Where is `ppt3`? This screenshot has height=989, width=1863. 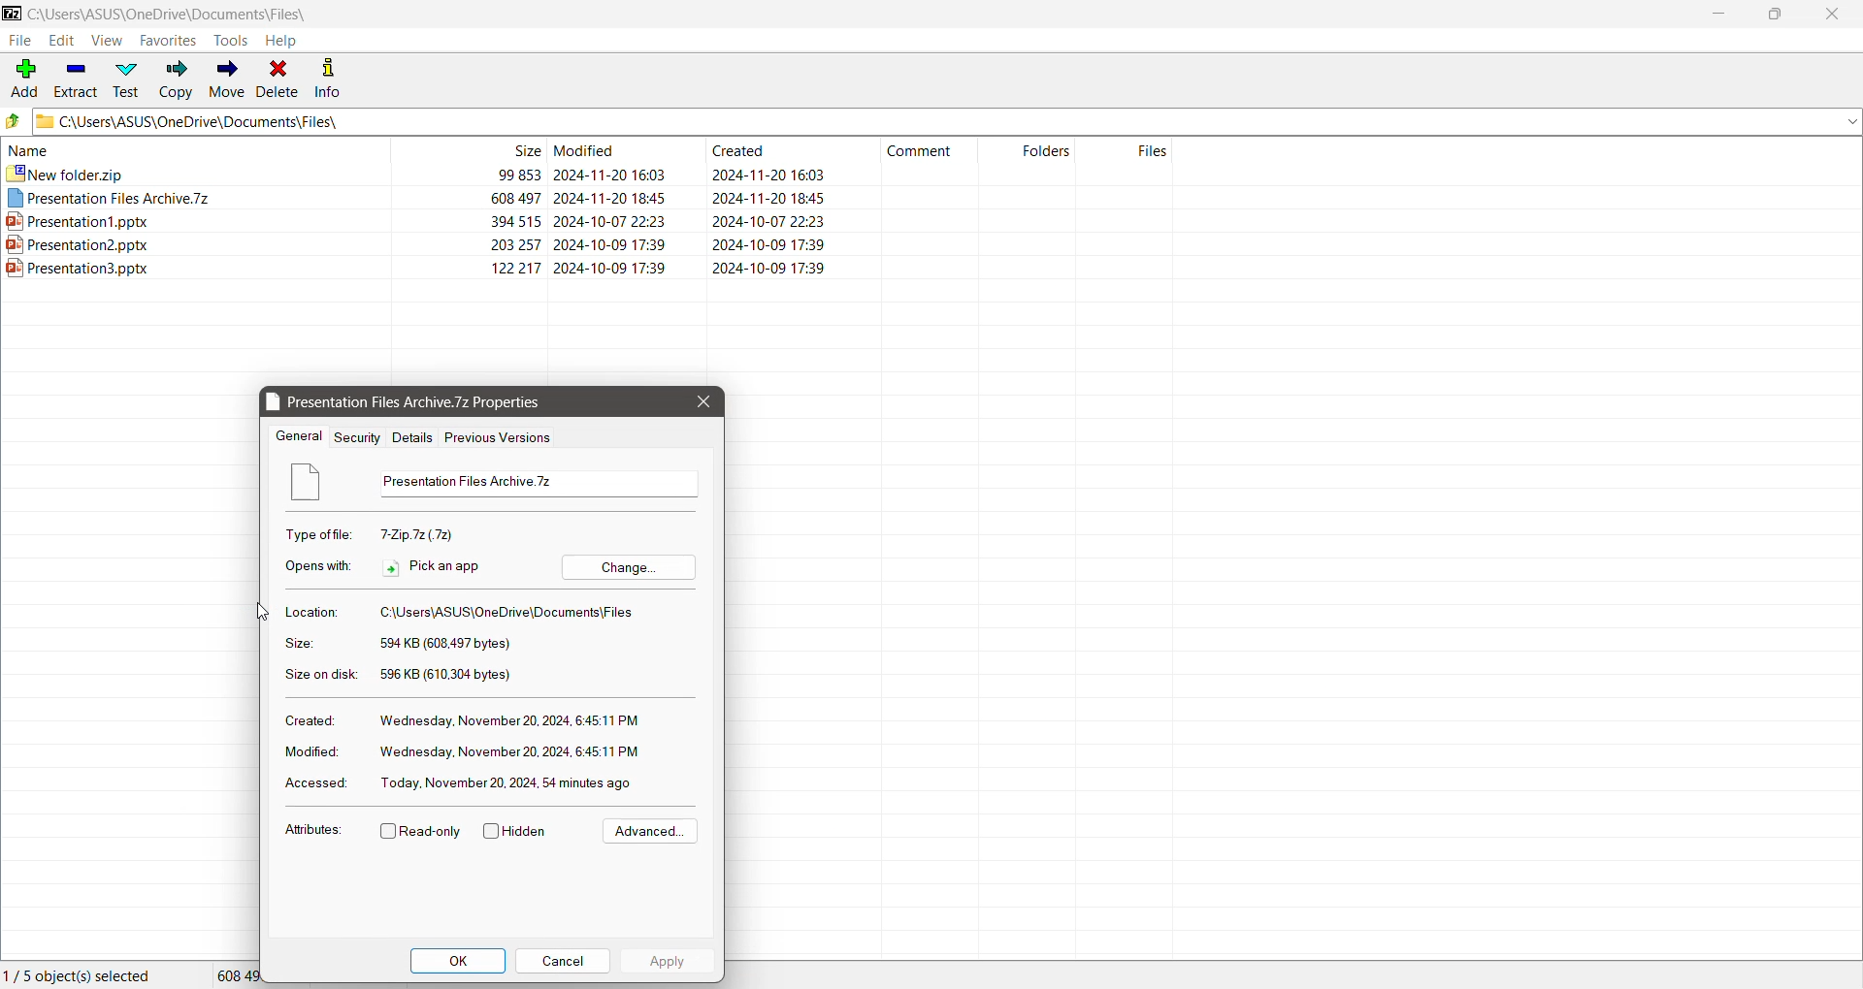
ppt3 is located at coordinates (589, 271).